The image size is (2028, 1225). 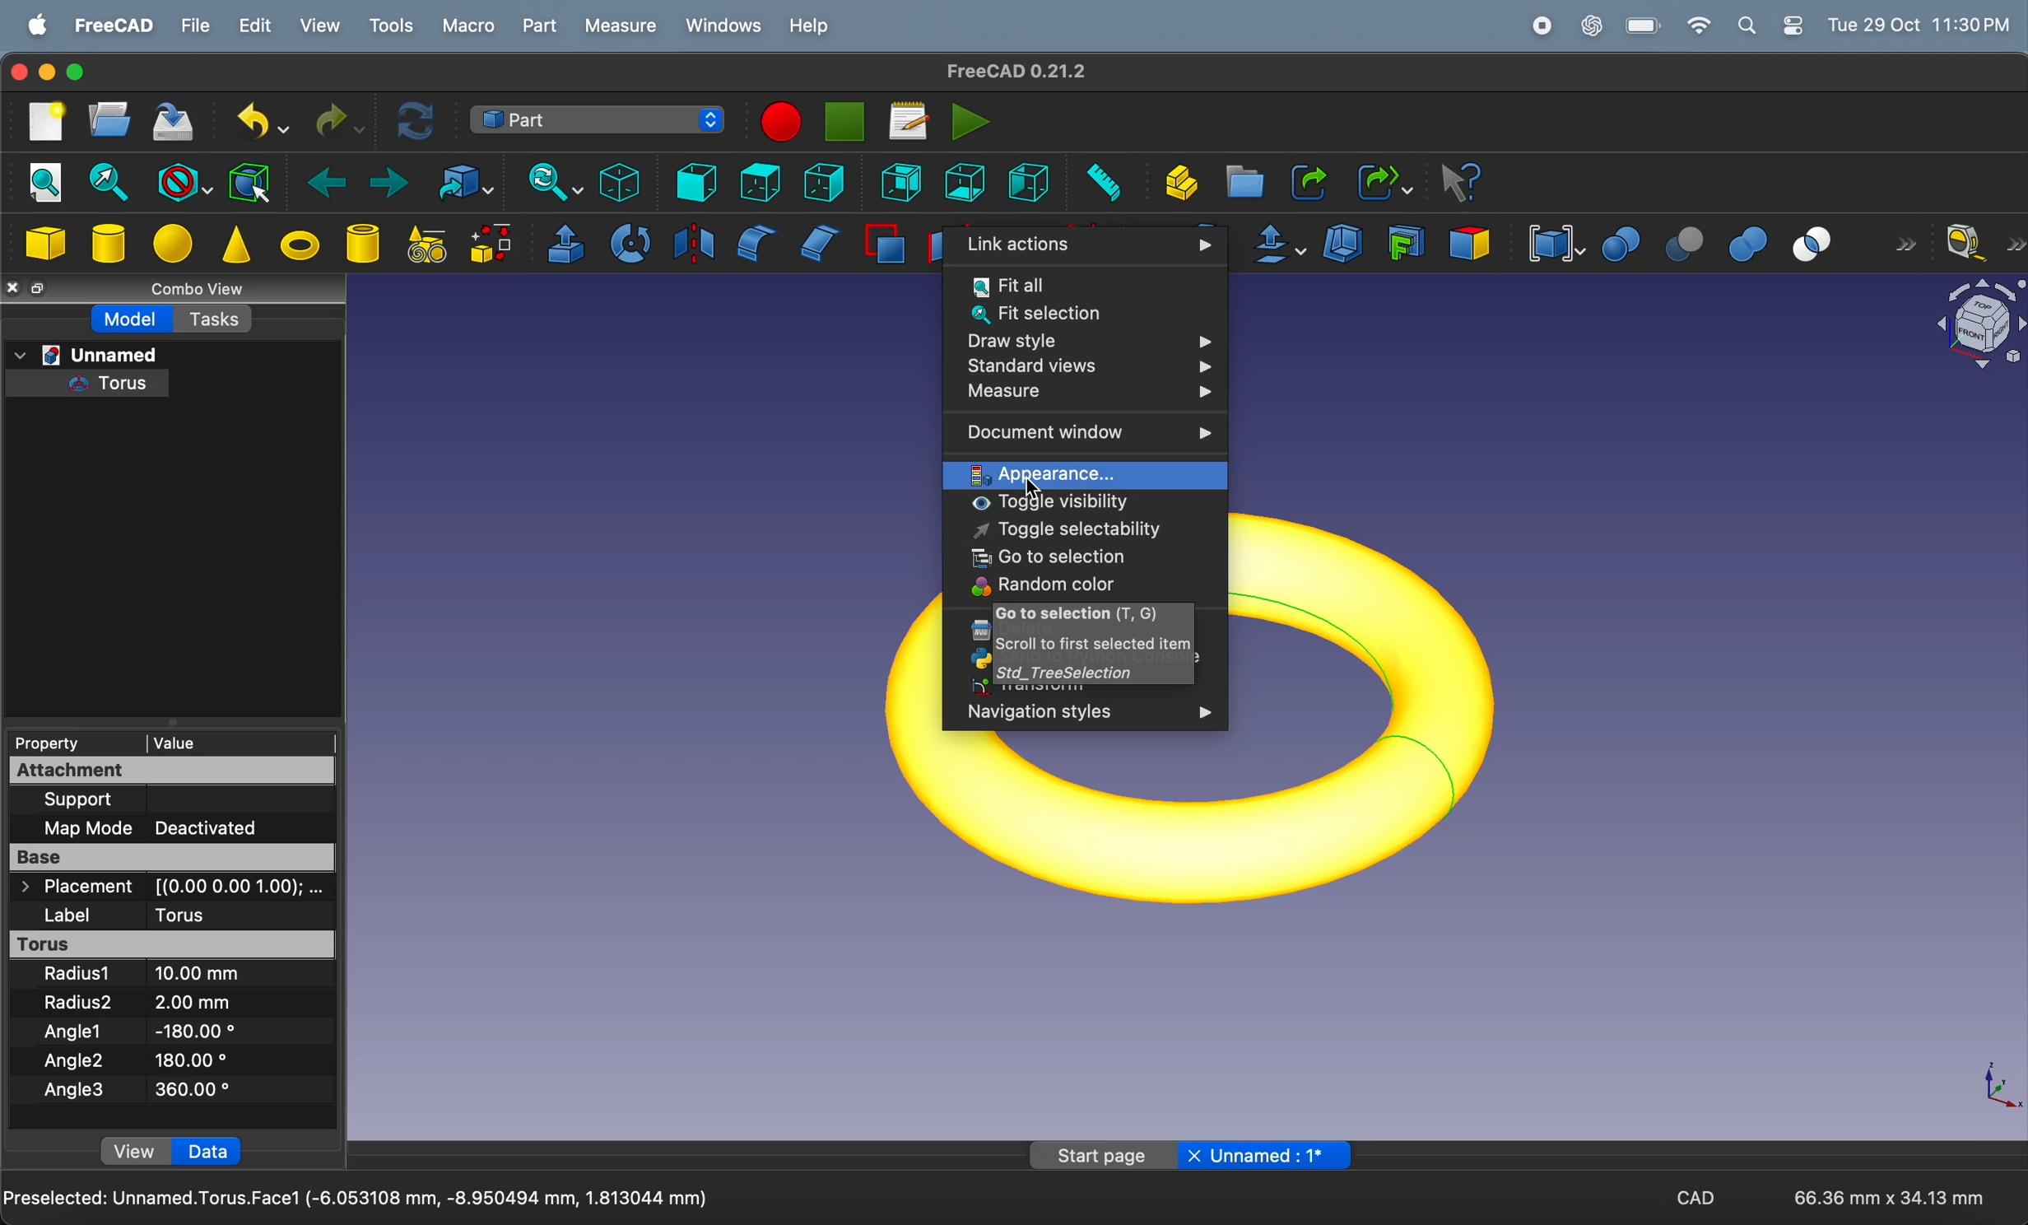 What do you see at coordinates (901, 182) in the screenshot?
I see `rear view` at bounding box center [901, 182].